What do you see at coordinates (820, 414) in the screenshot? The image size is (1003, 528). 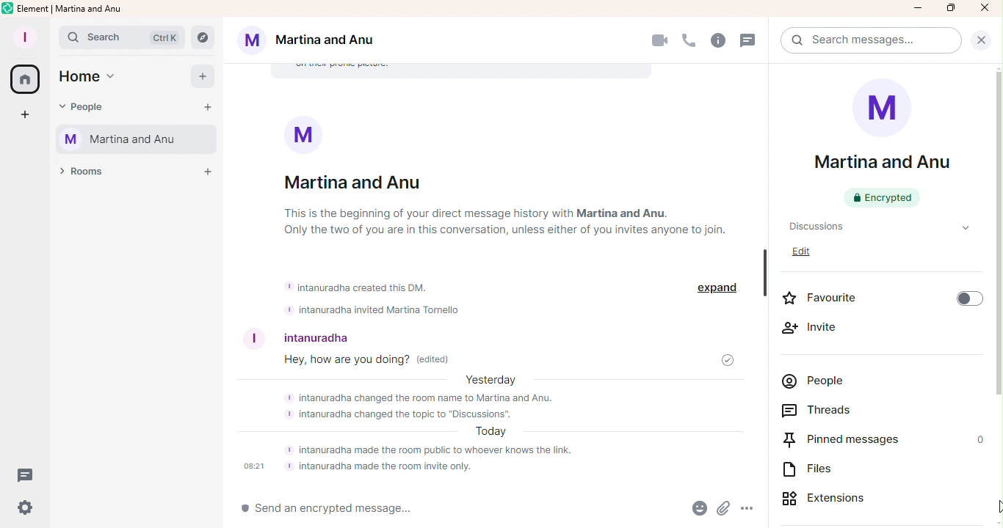 I see `Threads` at bounding box center [820, 414].